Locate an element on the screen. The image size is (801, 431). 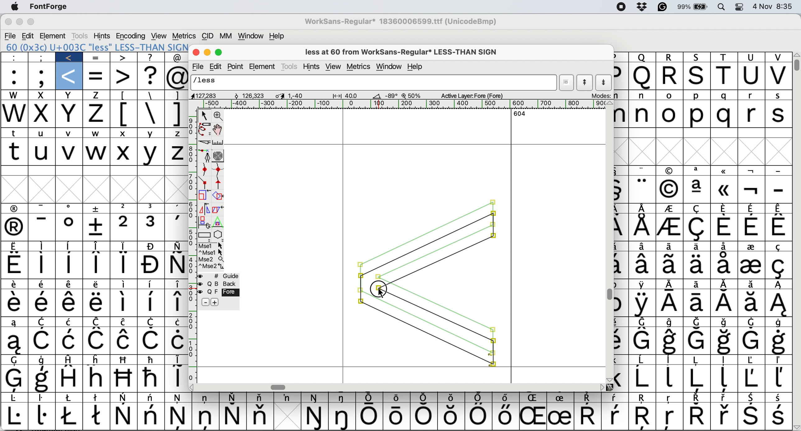
Symbol is located at coordinates (176, 265).